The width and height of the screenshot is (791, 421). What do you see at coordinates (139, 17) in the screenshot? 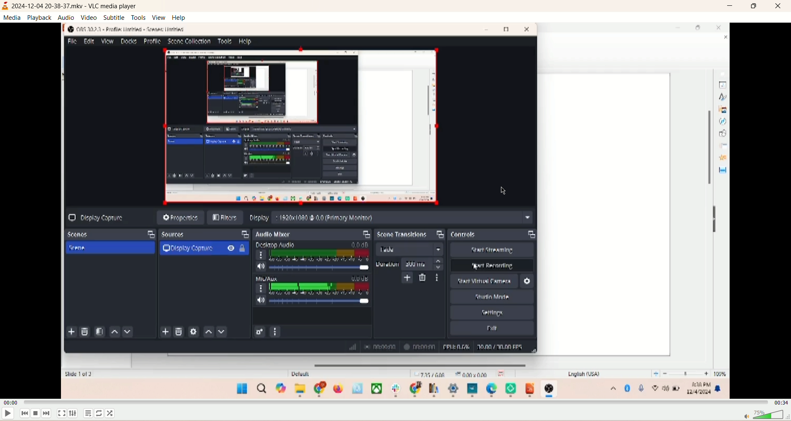
I see `tools` at bounding box center [139, 17].